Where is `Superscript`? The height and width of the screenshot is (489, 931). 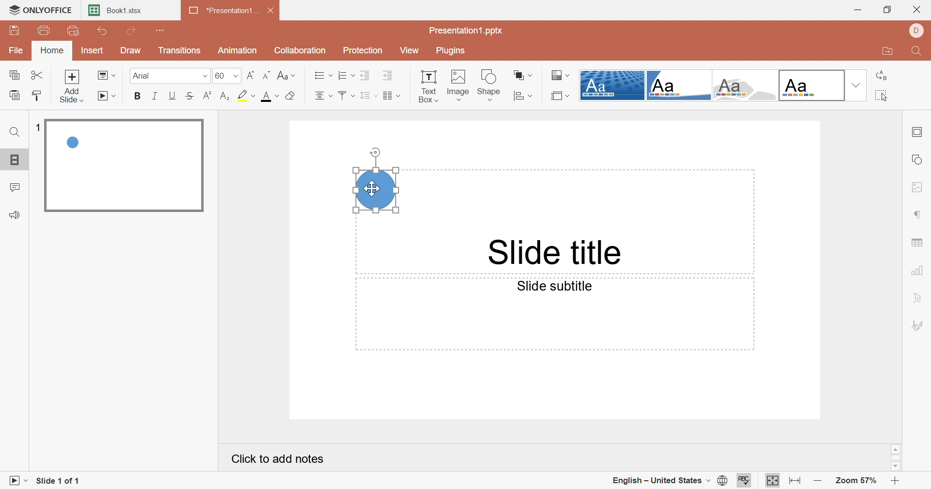
Superscript is located at coordinates (209, 96).